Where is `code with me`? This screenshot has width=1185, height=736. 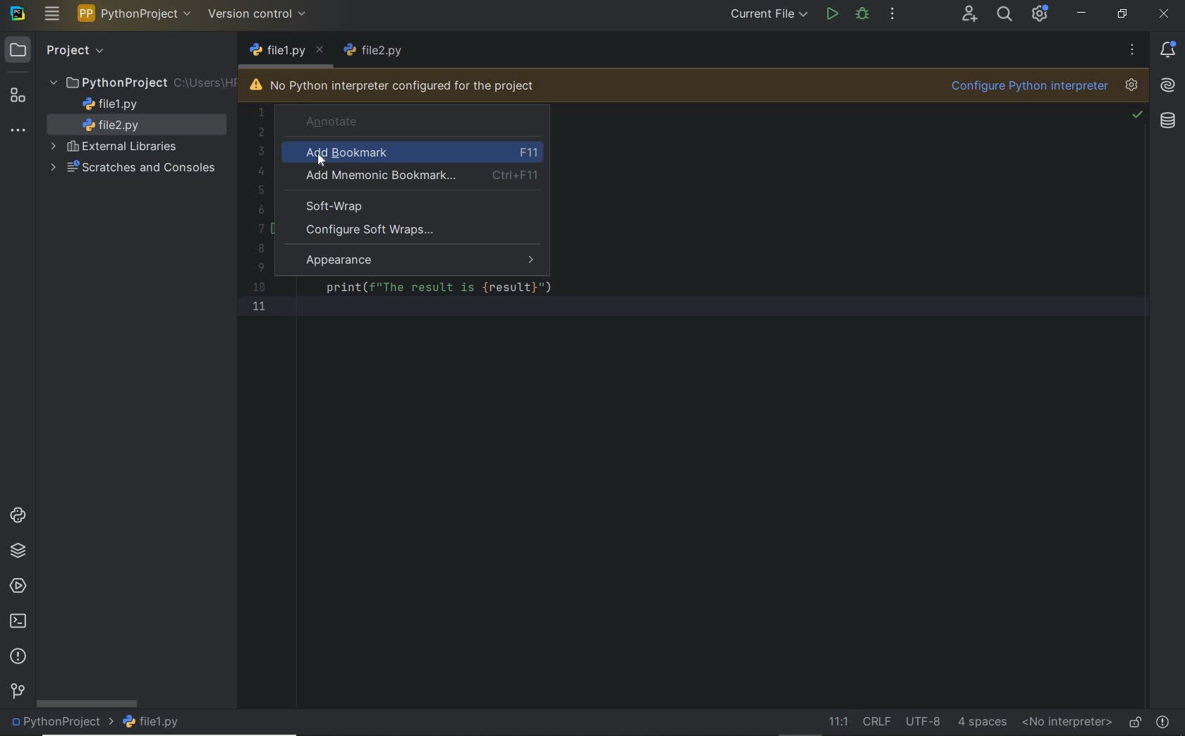 code with me is located at coordinates (970, 16).